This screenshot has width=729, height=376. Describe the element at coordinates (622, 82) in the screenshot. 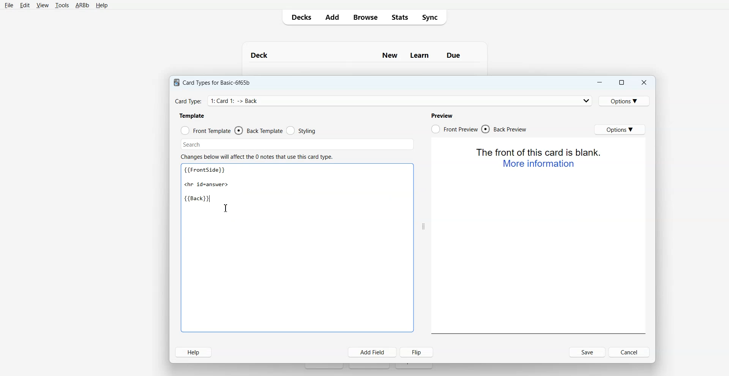

I see `Maximize` at that location.